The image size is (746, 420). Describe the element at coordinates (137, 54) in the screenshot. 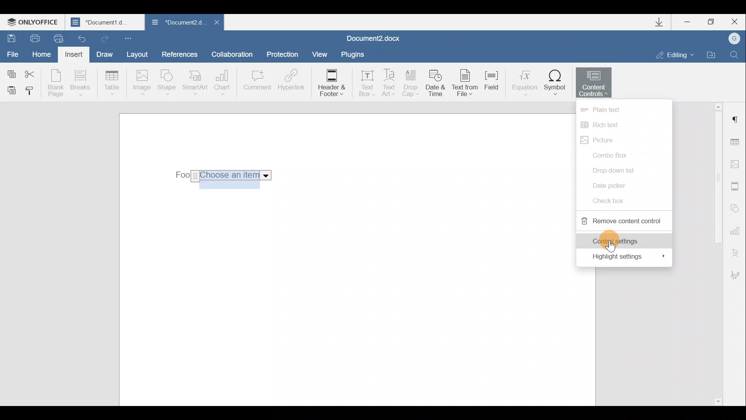

I see `Layout` at that location.